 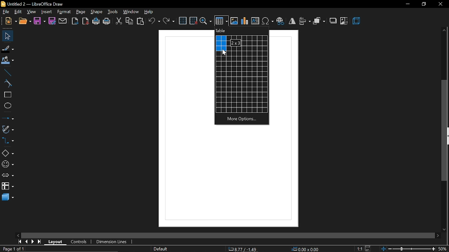 I want to click on basic shapes, so click(x=8, y=153).